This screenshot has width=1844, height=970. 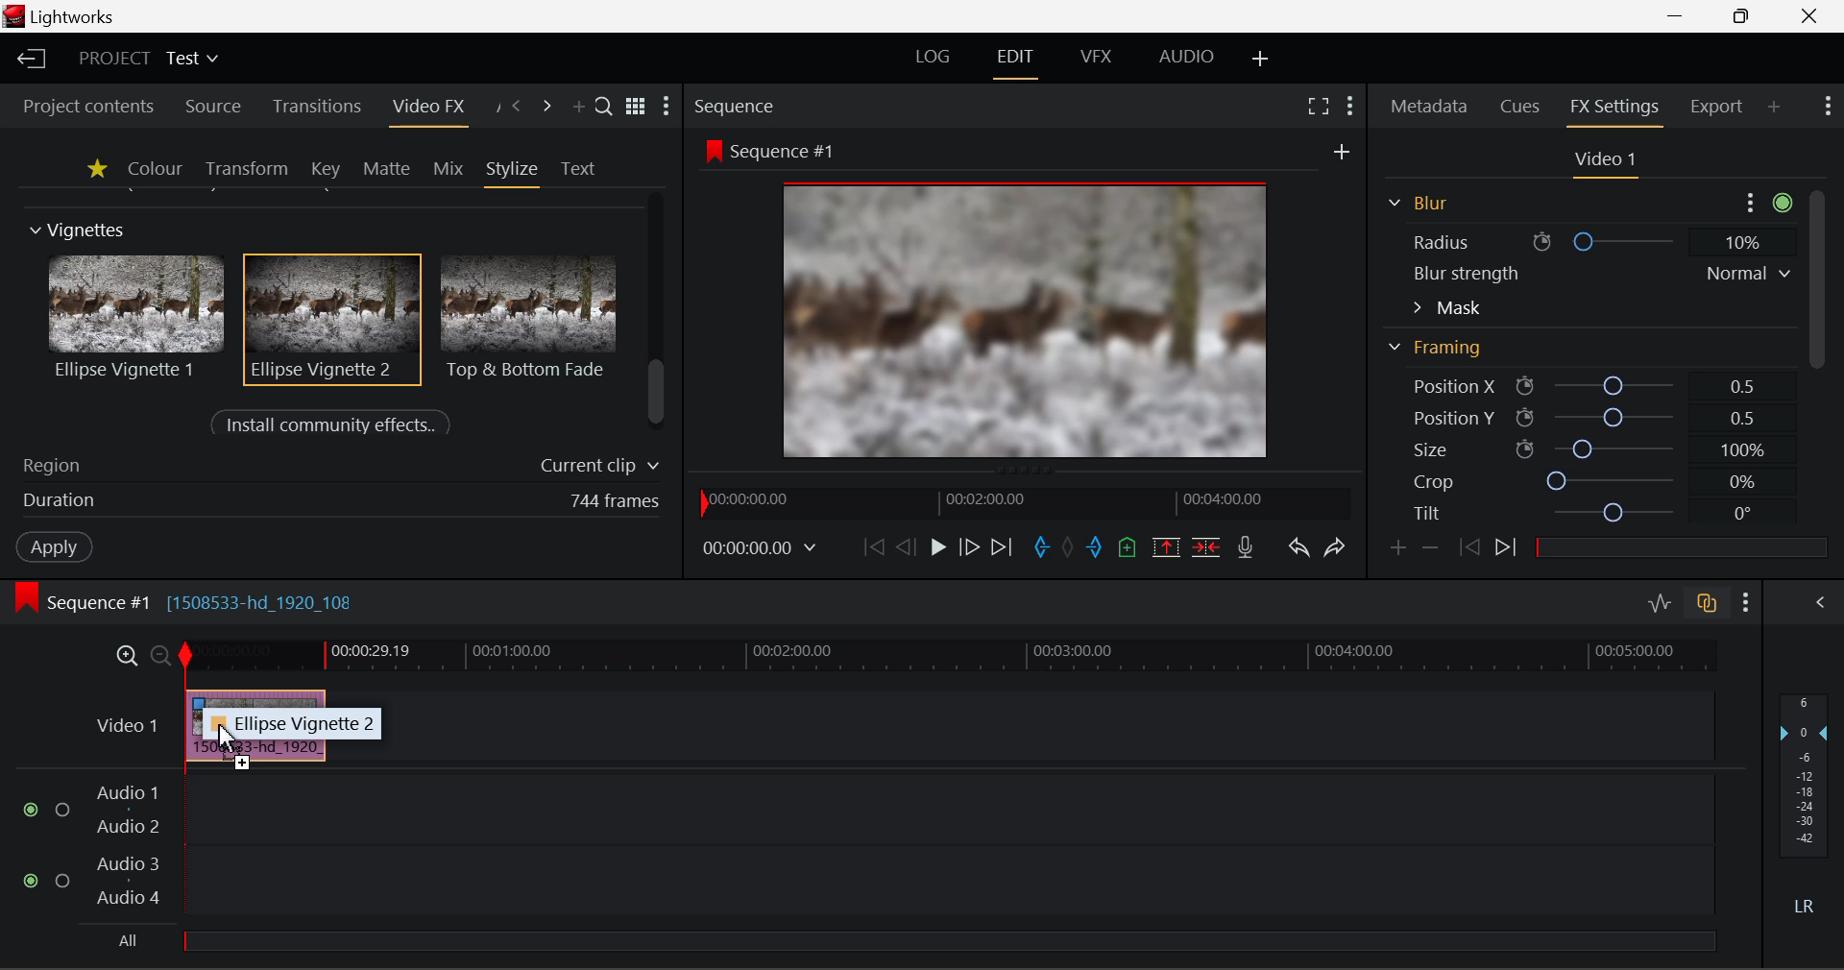 I want to click on Remove Marked Section, so click(x=1168, y=546).